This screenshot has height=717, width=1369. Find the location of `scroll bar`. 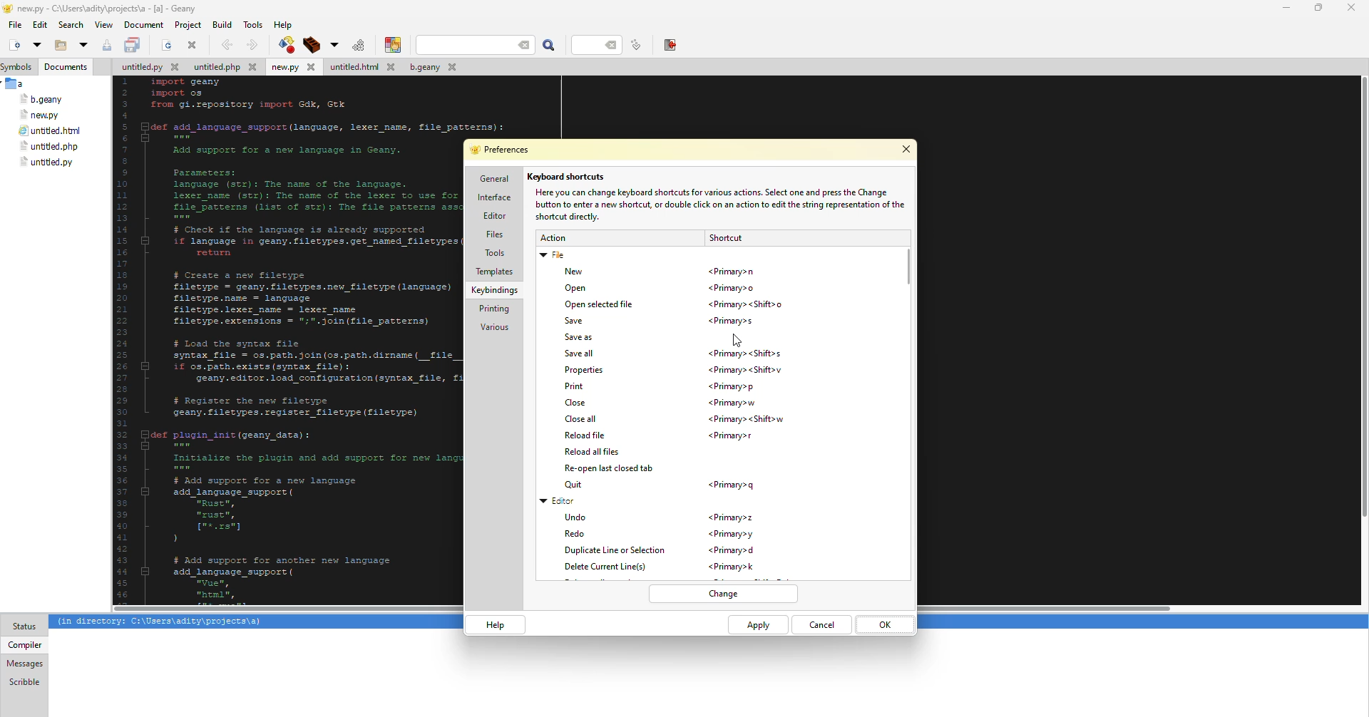

scroll bar is located at coordinates (908, 259).